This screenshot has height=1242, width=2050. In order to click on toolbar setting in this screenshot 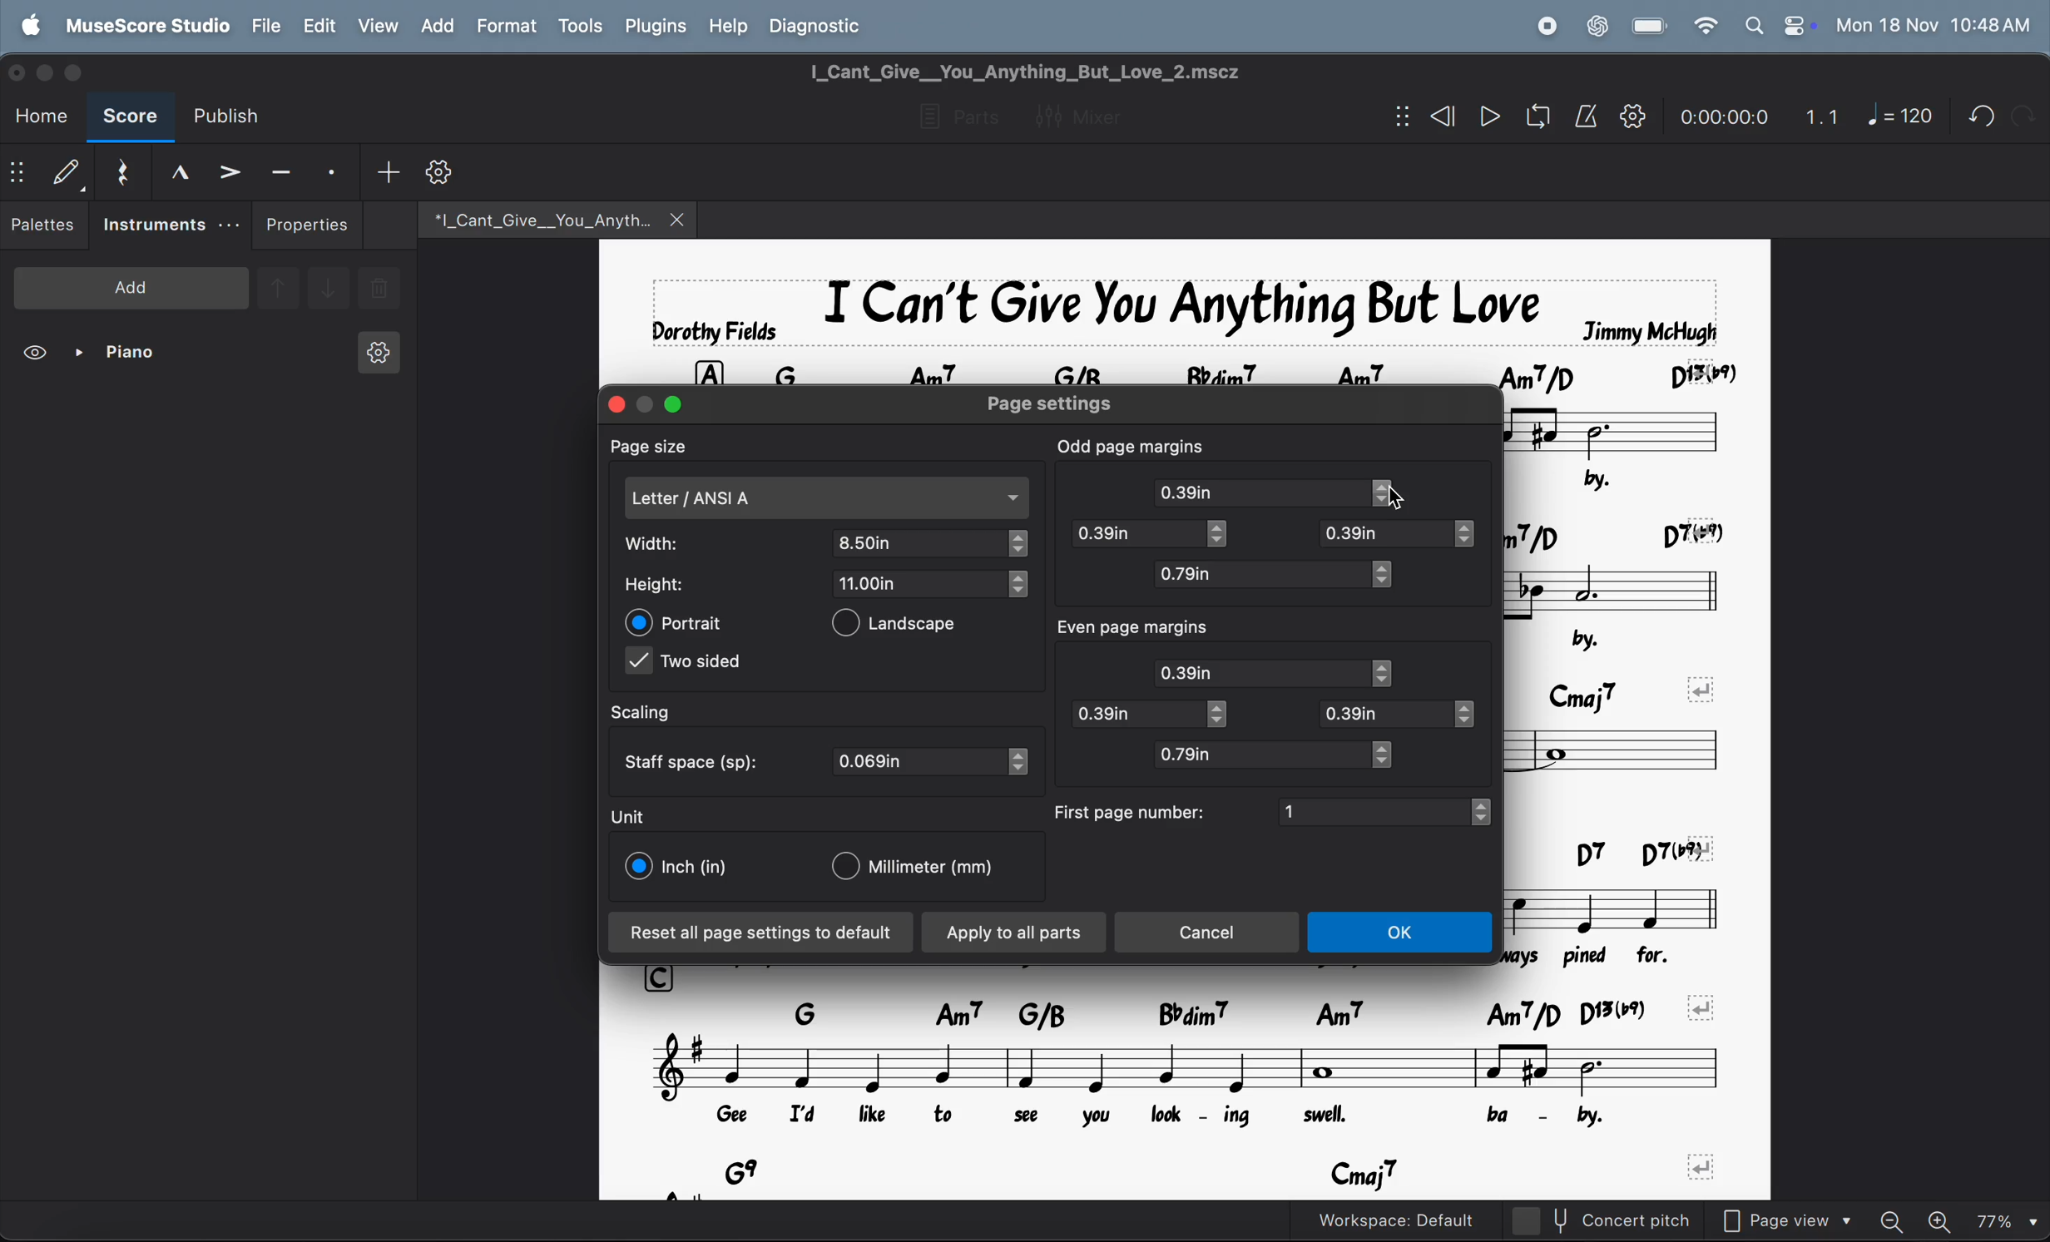, I will do `click(443, 172)`.